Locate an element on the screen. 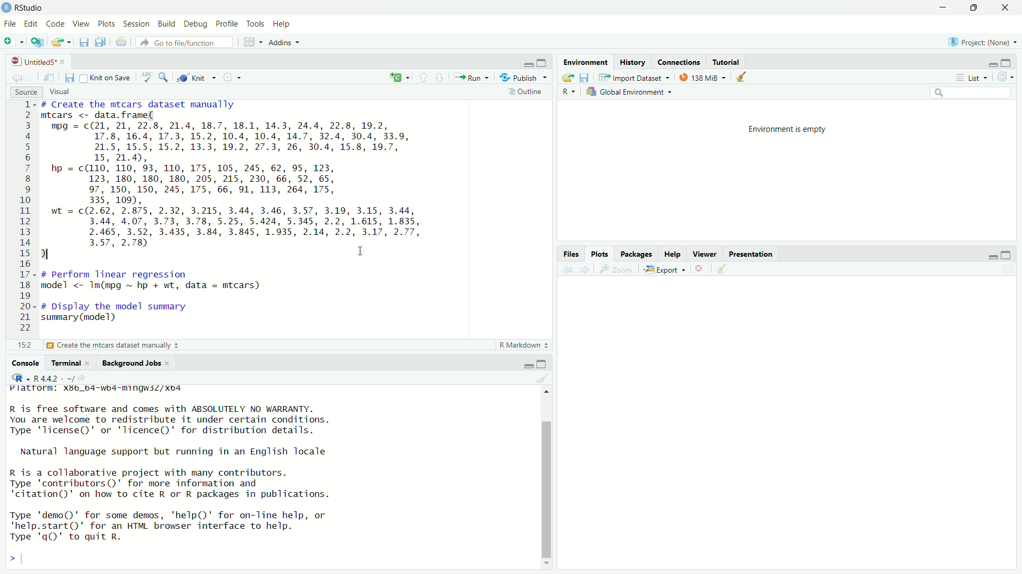 This screenshot has height=574, width=1022. Tutorial is located at coordinates (726, 63).